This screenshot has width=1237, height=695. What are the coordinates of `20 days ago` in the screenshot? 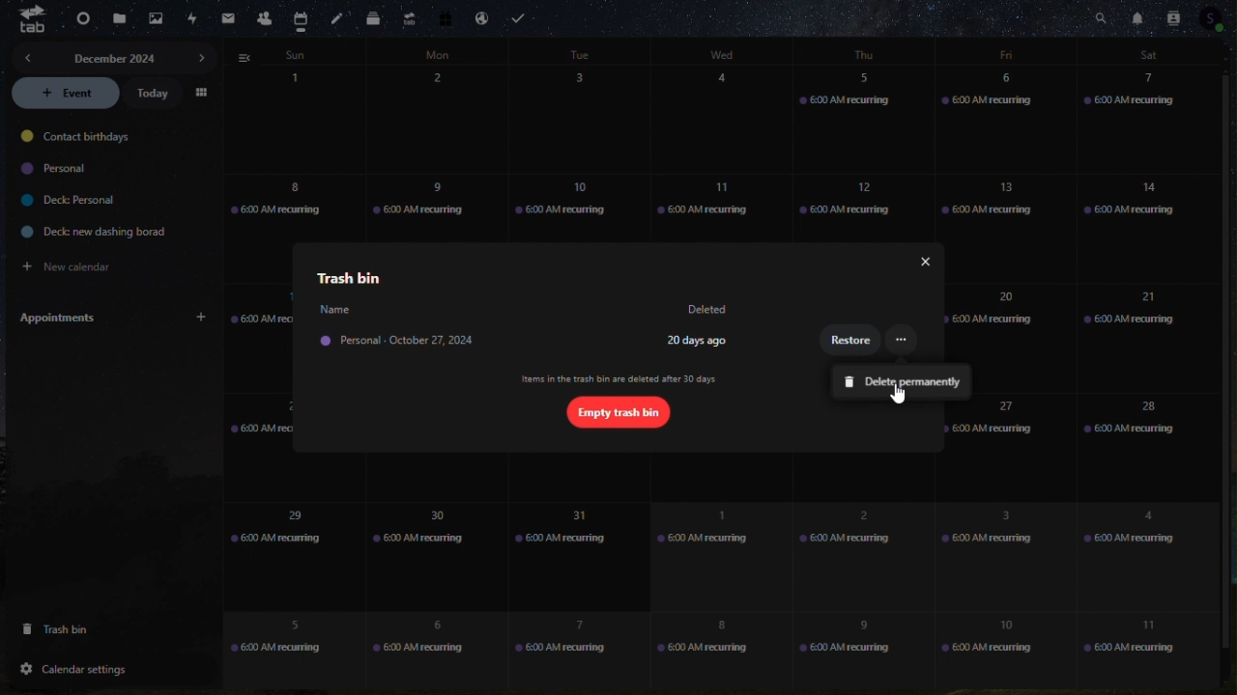 It's located at (699, 340).